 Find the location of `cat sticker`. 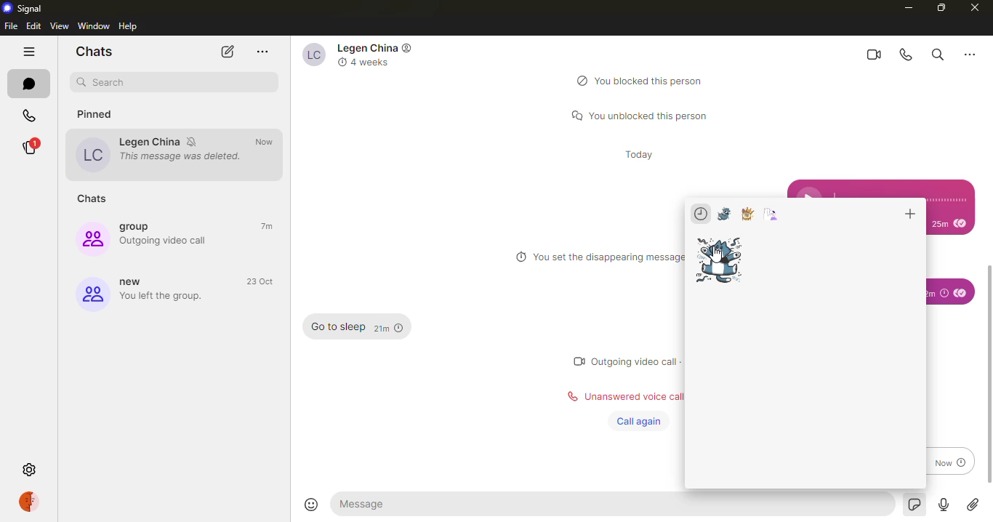

cat sticker is located at coordinates (720, 260).